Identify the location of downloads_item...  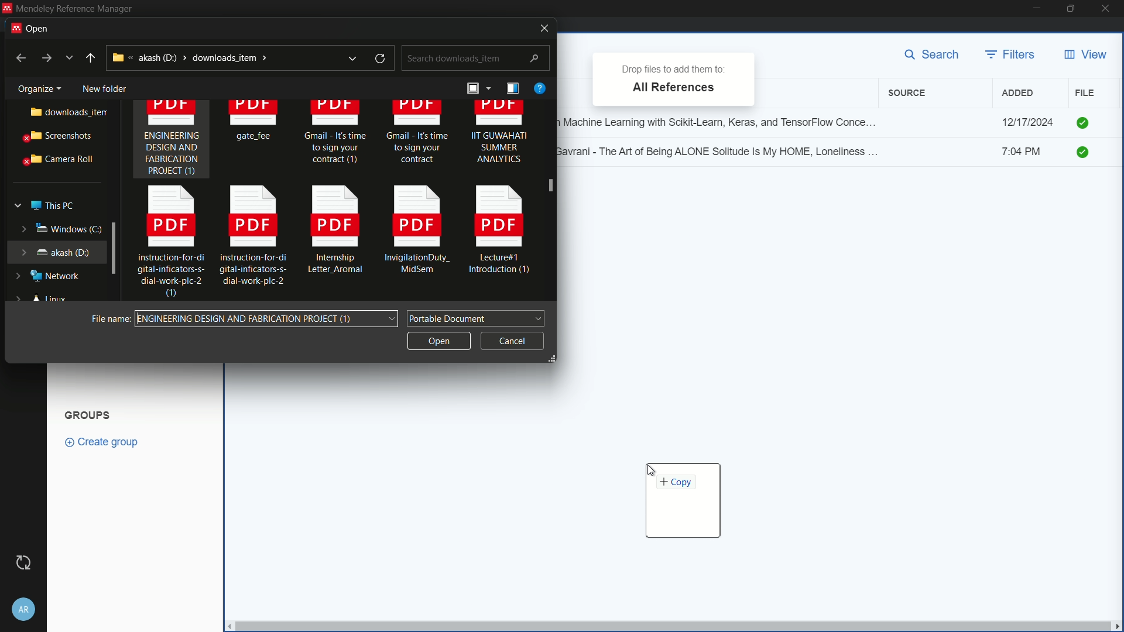
(60, 112).